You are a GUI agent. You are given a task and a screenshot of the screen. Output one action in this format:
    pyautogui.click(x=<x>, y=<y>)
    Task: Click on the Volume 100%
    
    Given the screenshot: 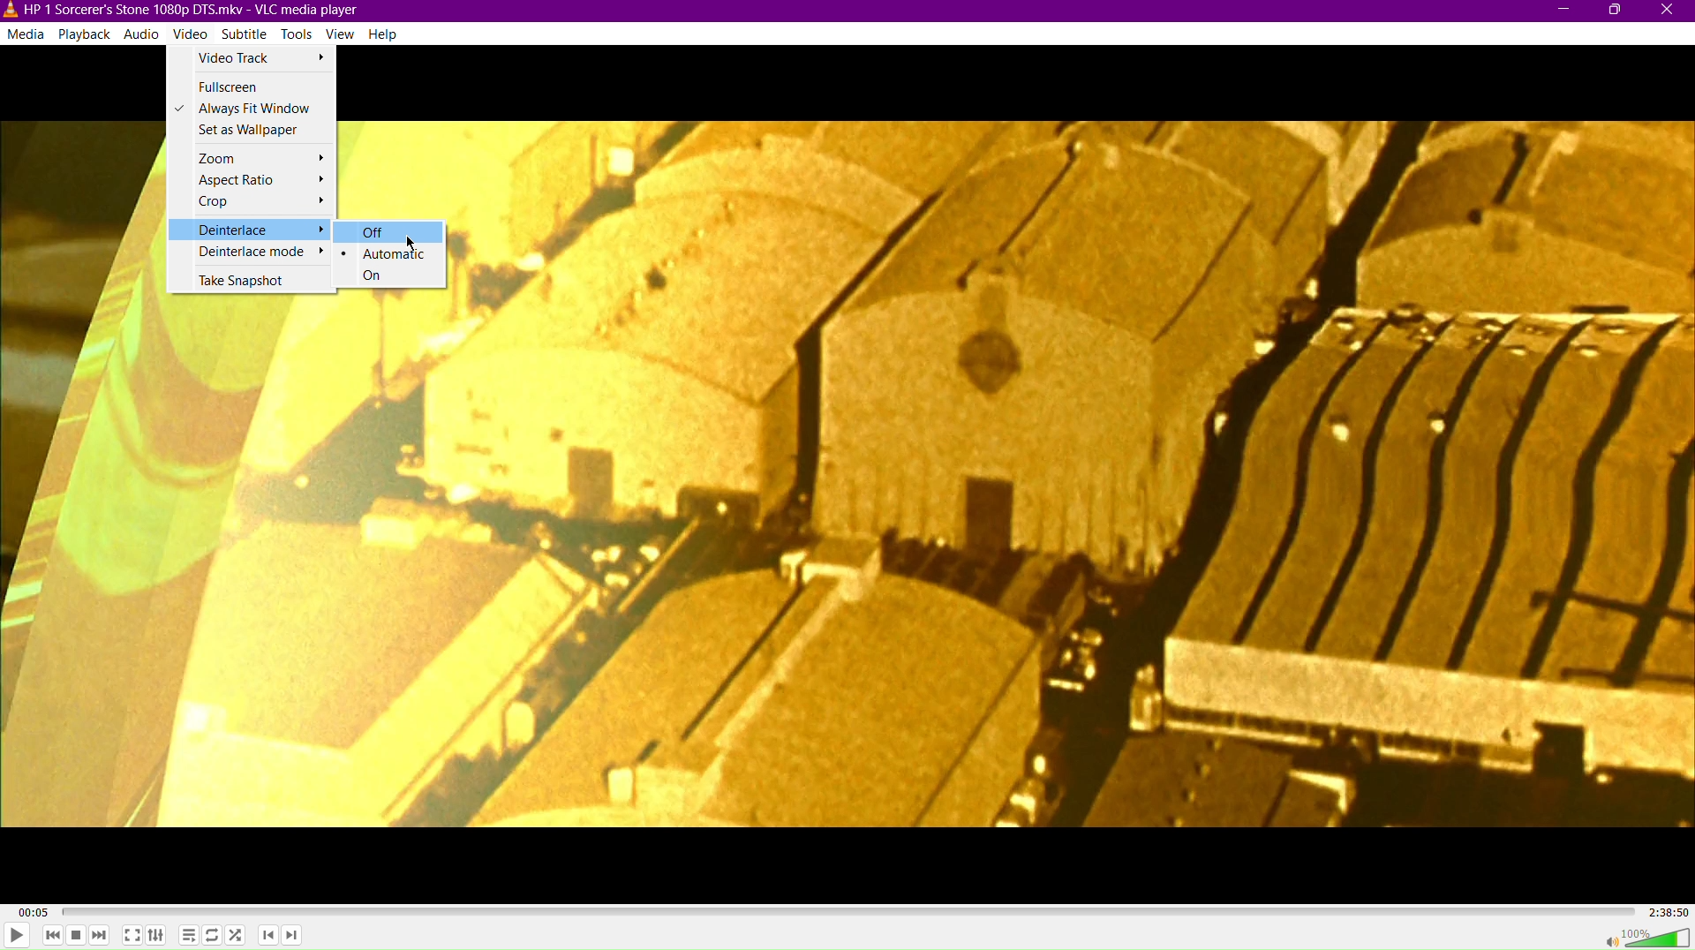 What is the action you would take?
    pyautogui.click(x=1644, y=936)
    